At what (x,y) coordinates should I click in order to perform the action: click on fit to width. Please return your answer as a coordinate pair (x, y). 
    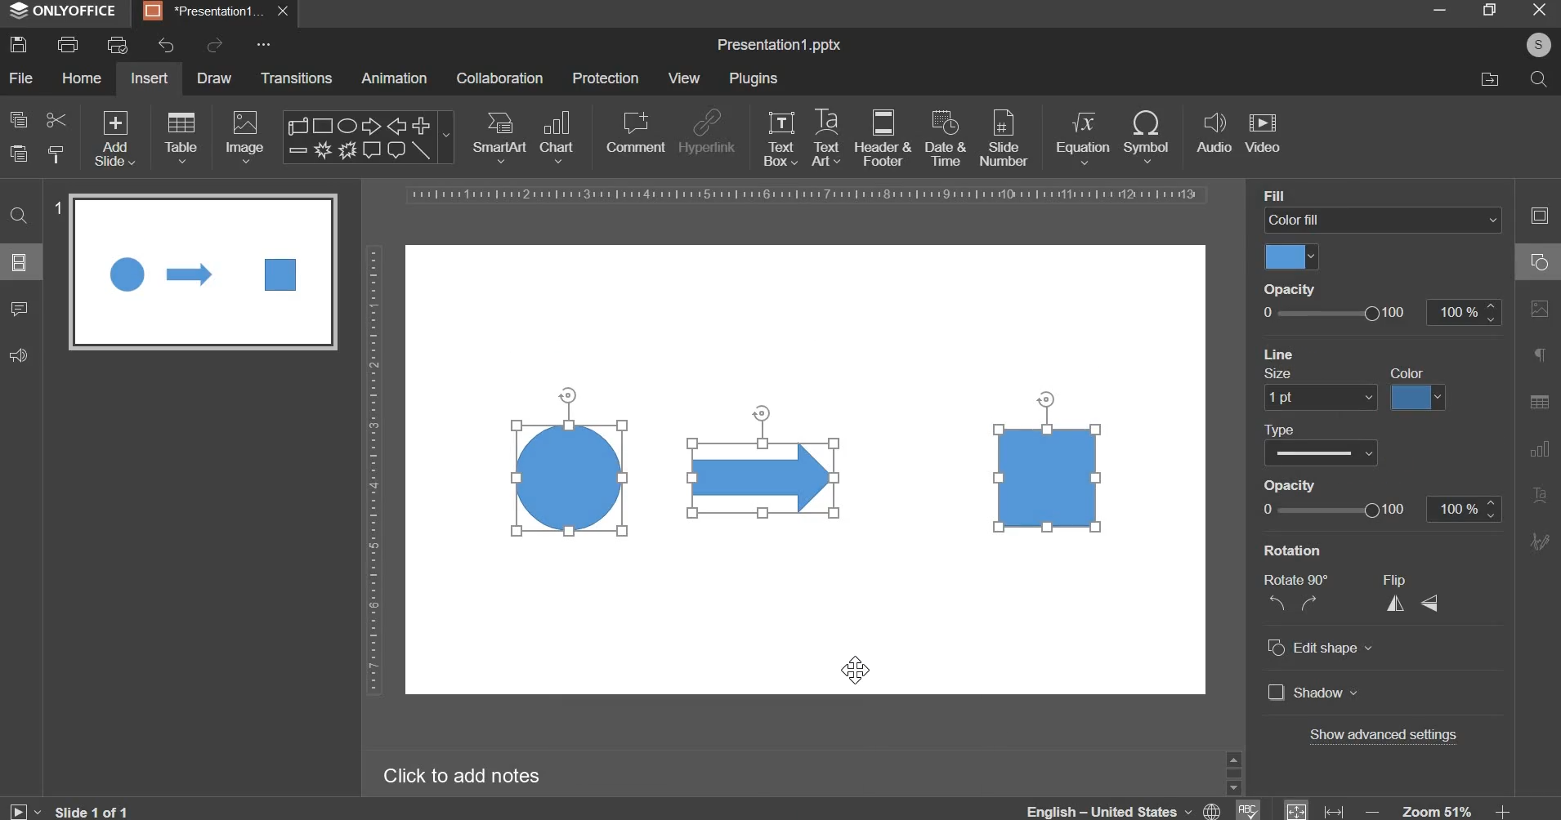
    Looking at the image, I should click on (1335, 811).